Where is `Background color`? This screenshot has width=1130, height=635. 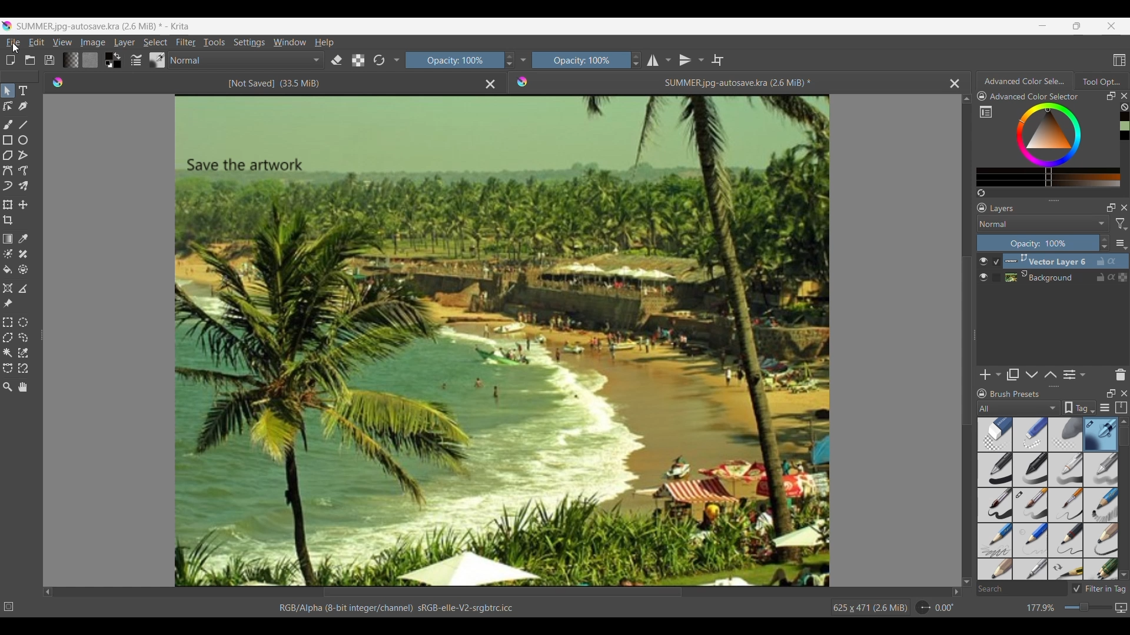 Background color is located at coordinates (118, 65).